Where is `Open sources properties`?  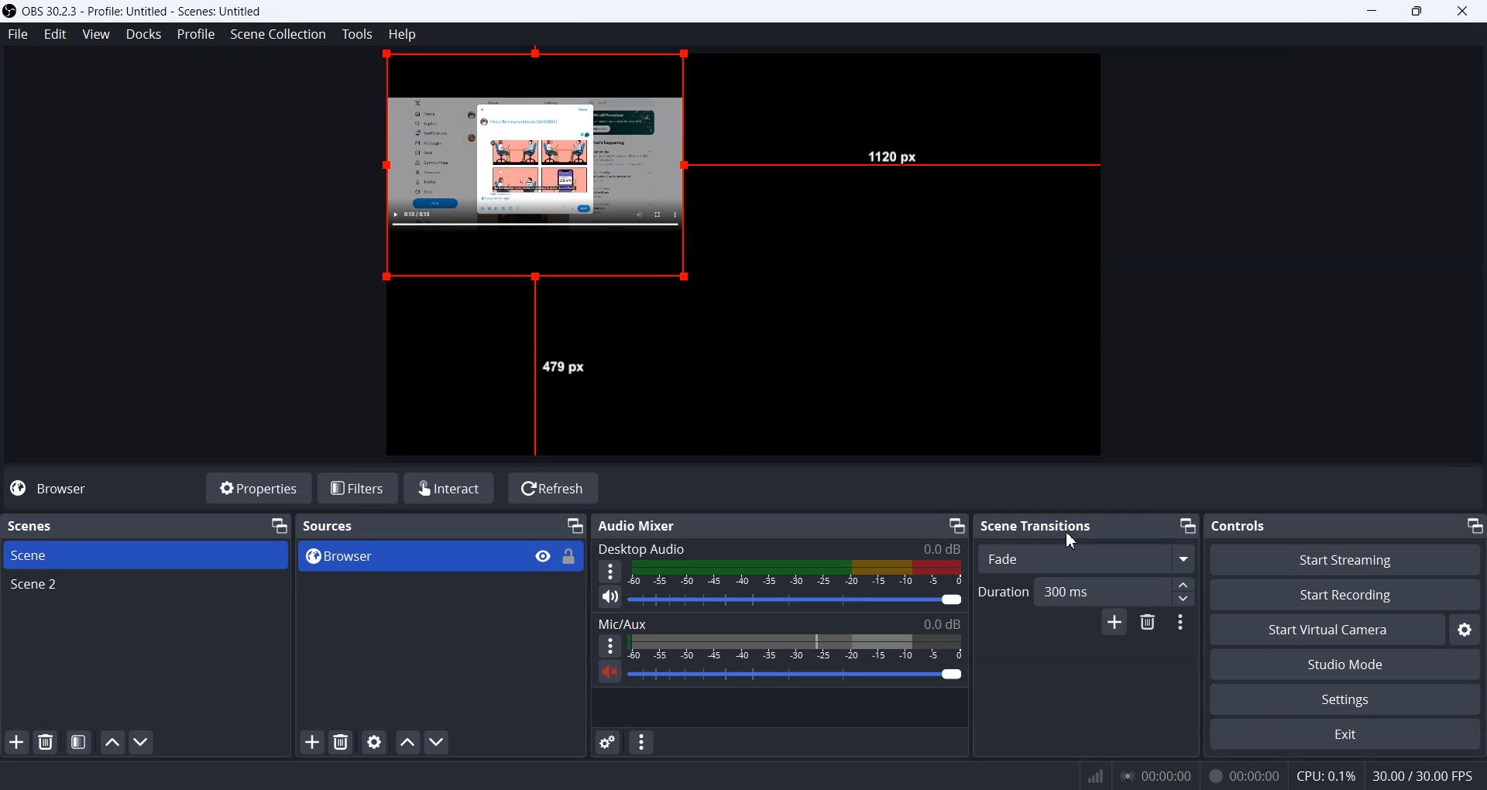 Open sources properties is located at coordinates (373, 743).